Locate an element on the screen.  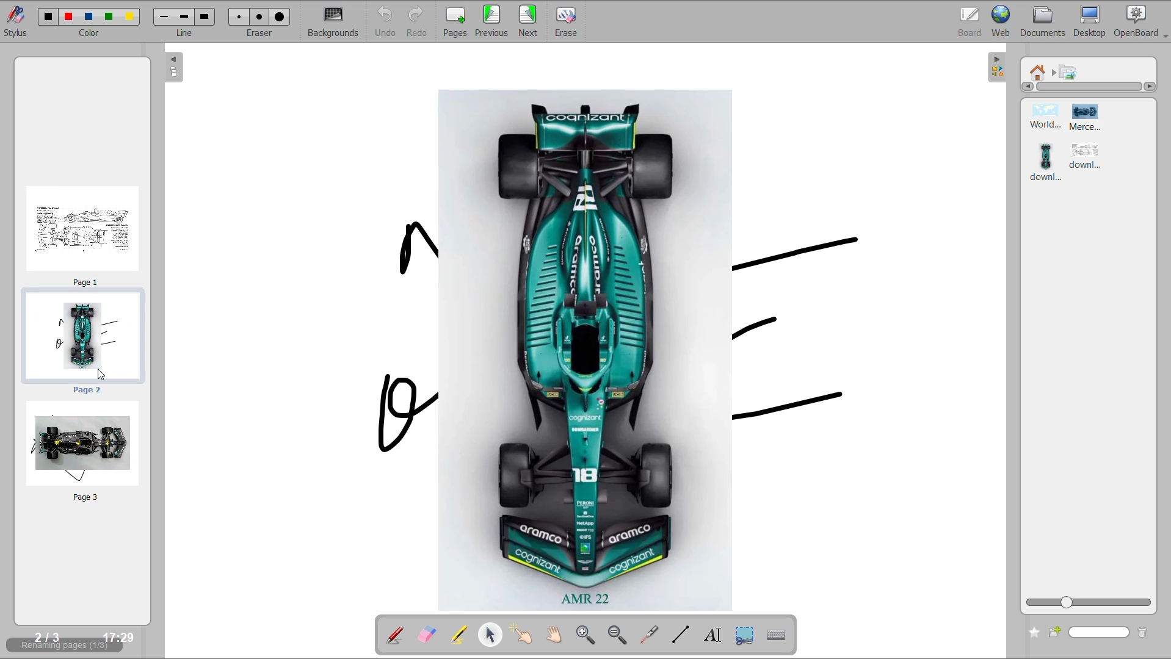
draw lines is located at coordinates (680, 634).